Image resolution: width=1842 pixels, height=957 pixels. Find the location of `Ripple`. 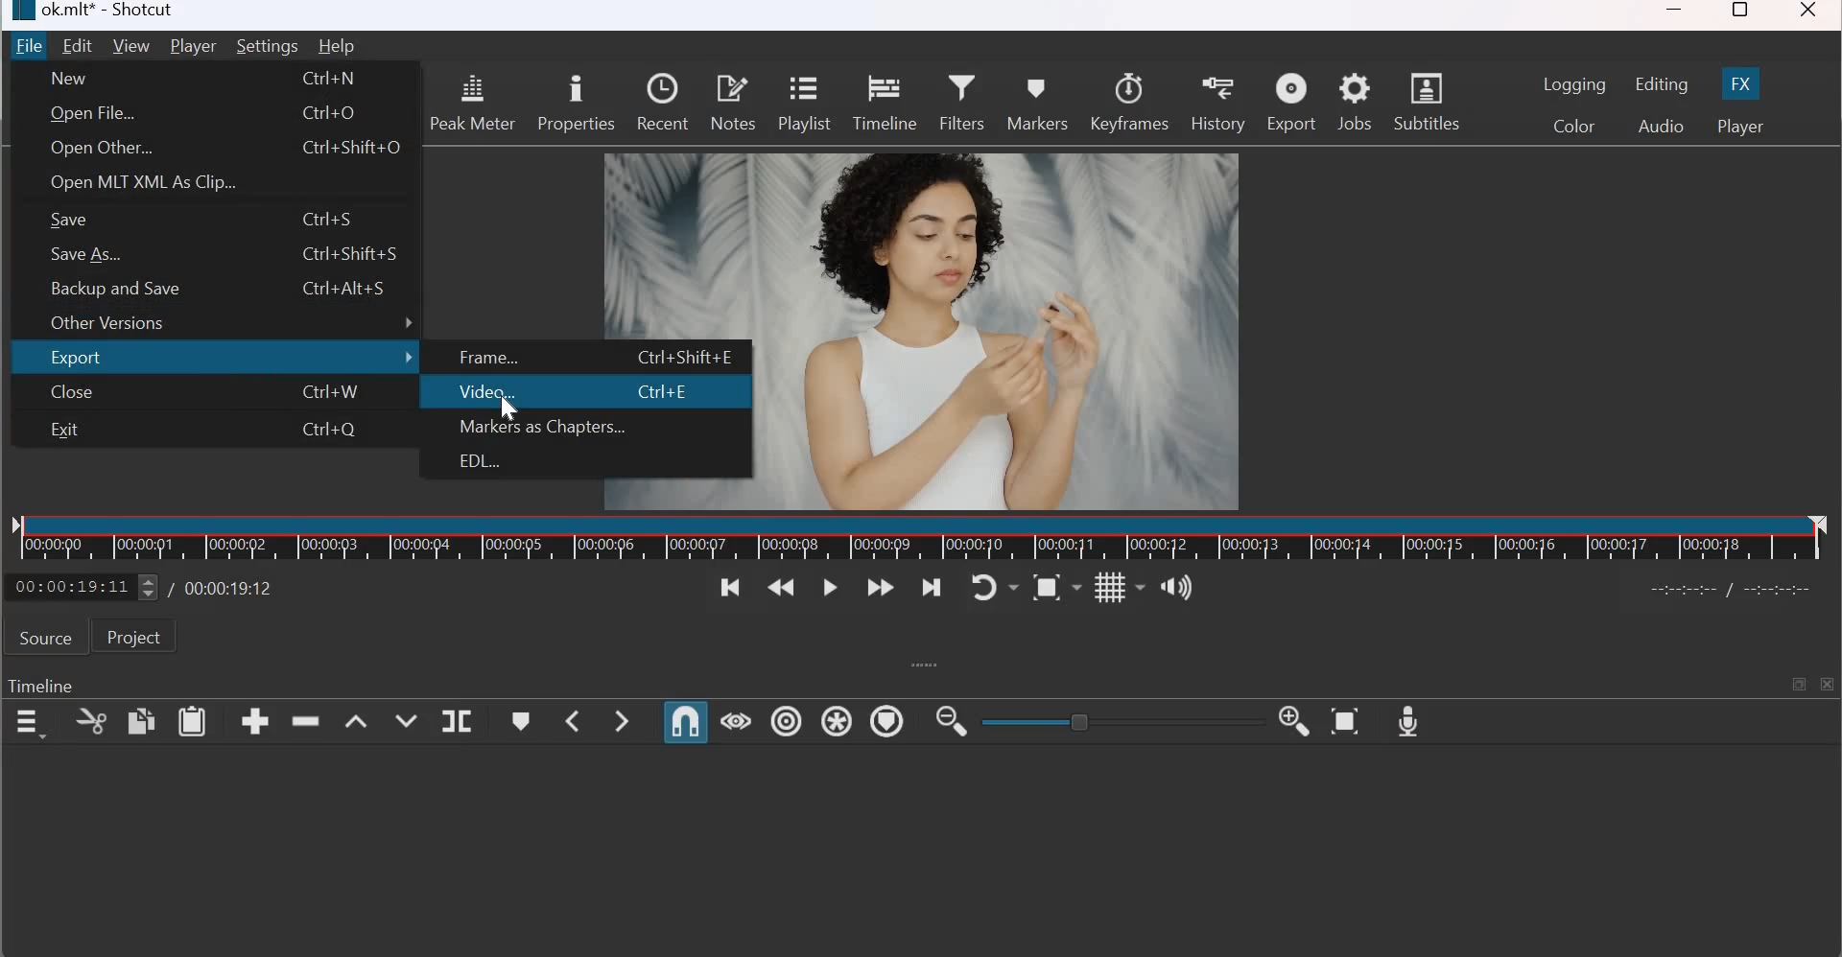

Ripple is located at coordinates (786, 721).